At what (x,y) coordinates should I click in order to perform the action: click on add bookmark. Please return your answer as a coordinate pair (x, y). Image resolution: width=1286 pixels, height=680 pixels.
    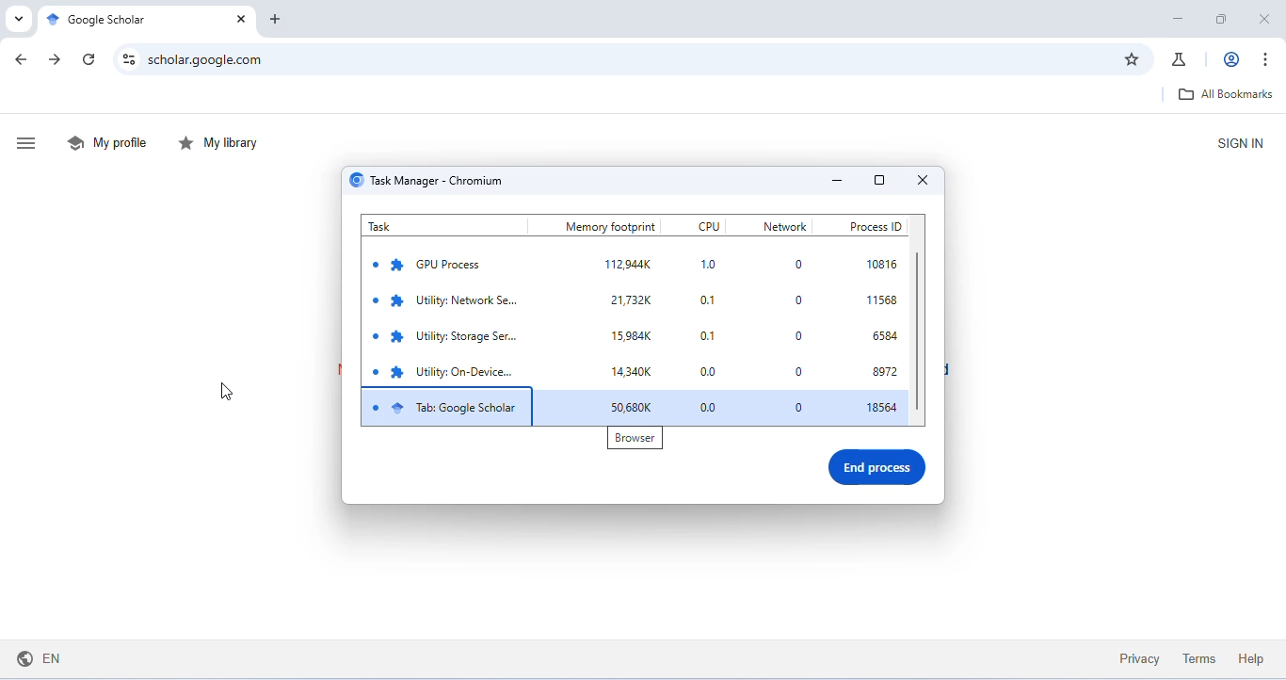
    Looking at the image, I should click on (1131, 59).